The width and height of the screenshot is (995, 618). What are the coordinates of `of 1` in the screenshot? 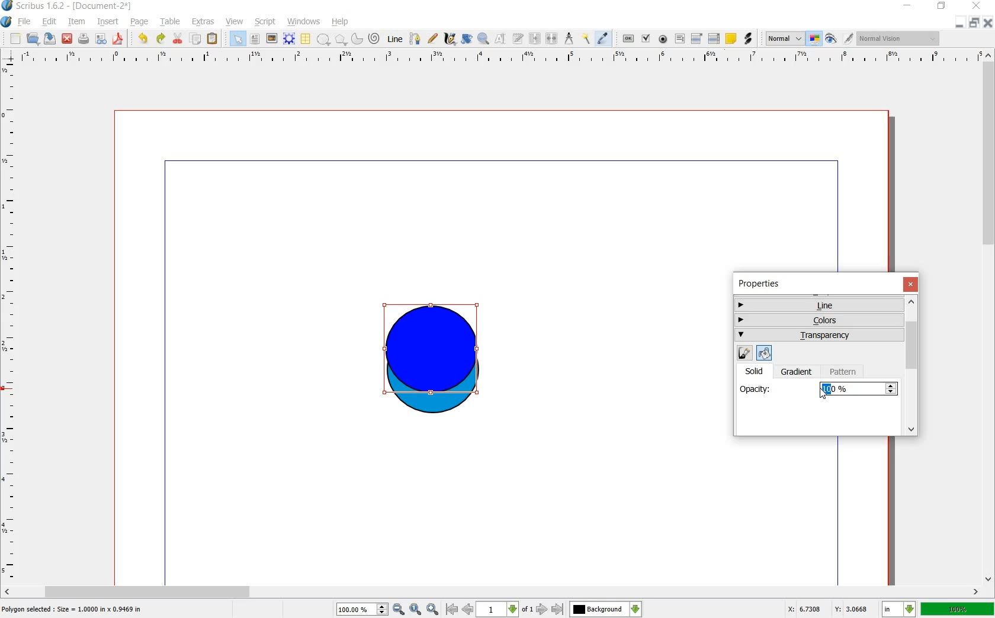 It's located at (527, 610).